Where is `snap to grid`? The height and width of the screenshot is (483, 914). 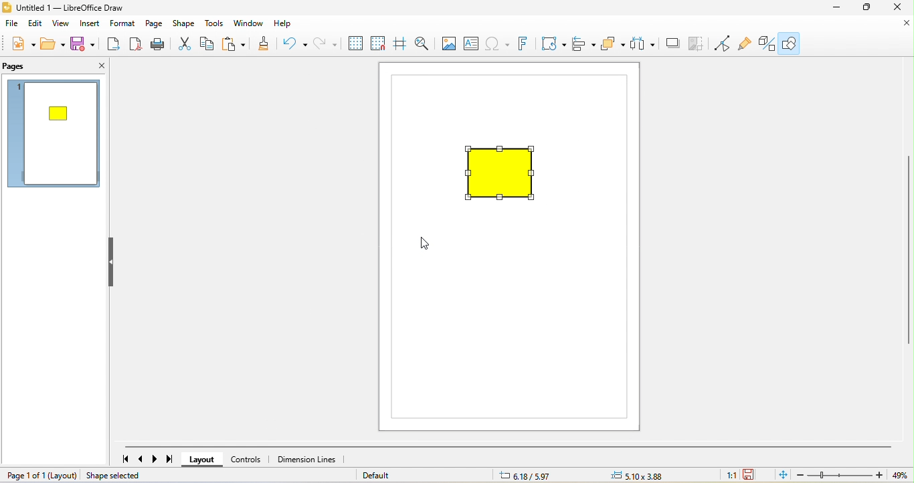
snap to grid is located at coordinates (380, 43).